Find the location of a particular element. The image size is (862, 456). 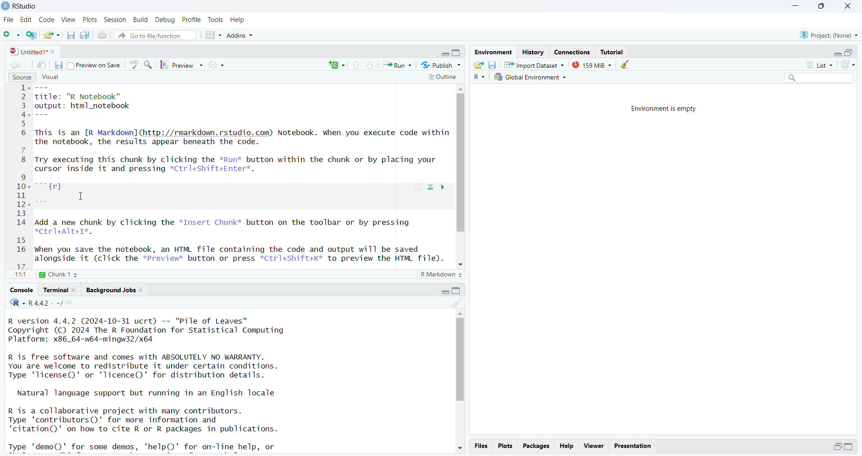

11:1 is located at coordinates (20, 275).